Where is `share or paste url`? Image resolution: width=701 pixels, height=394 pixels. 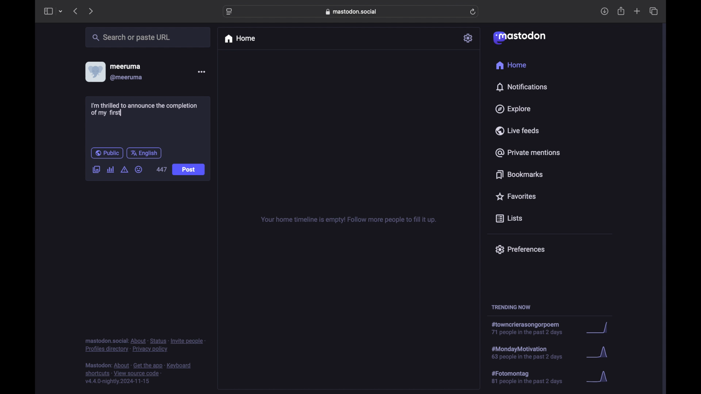
share or paste url is located at coordinates (131, 37).